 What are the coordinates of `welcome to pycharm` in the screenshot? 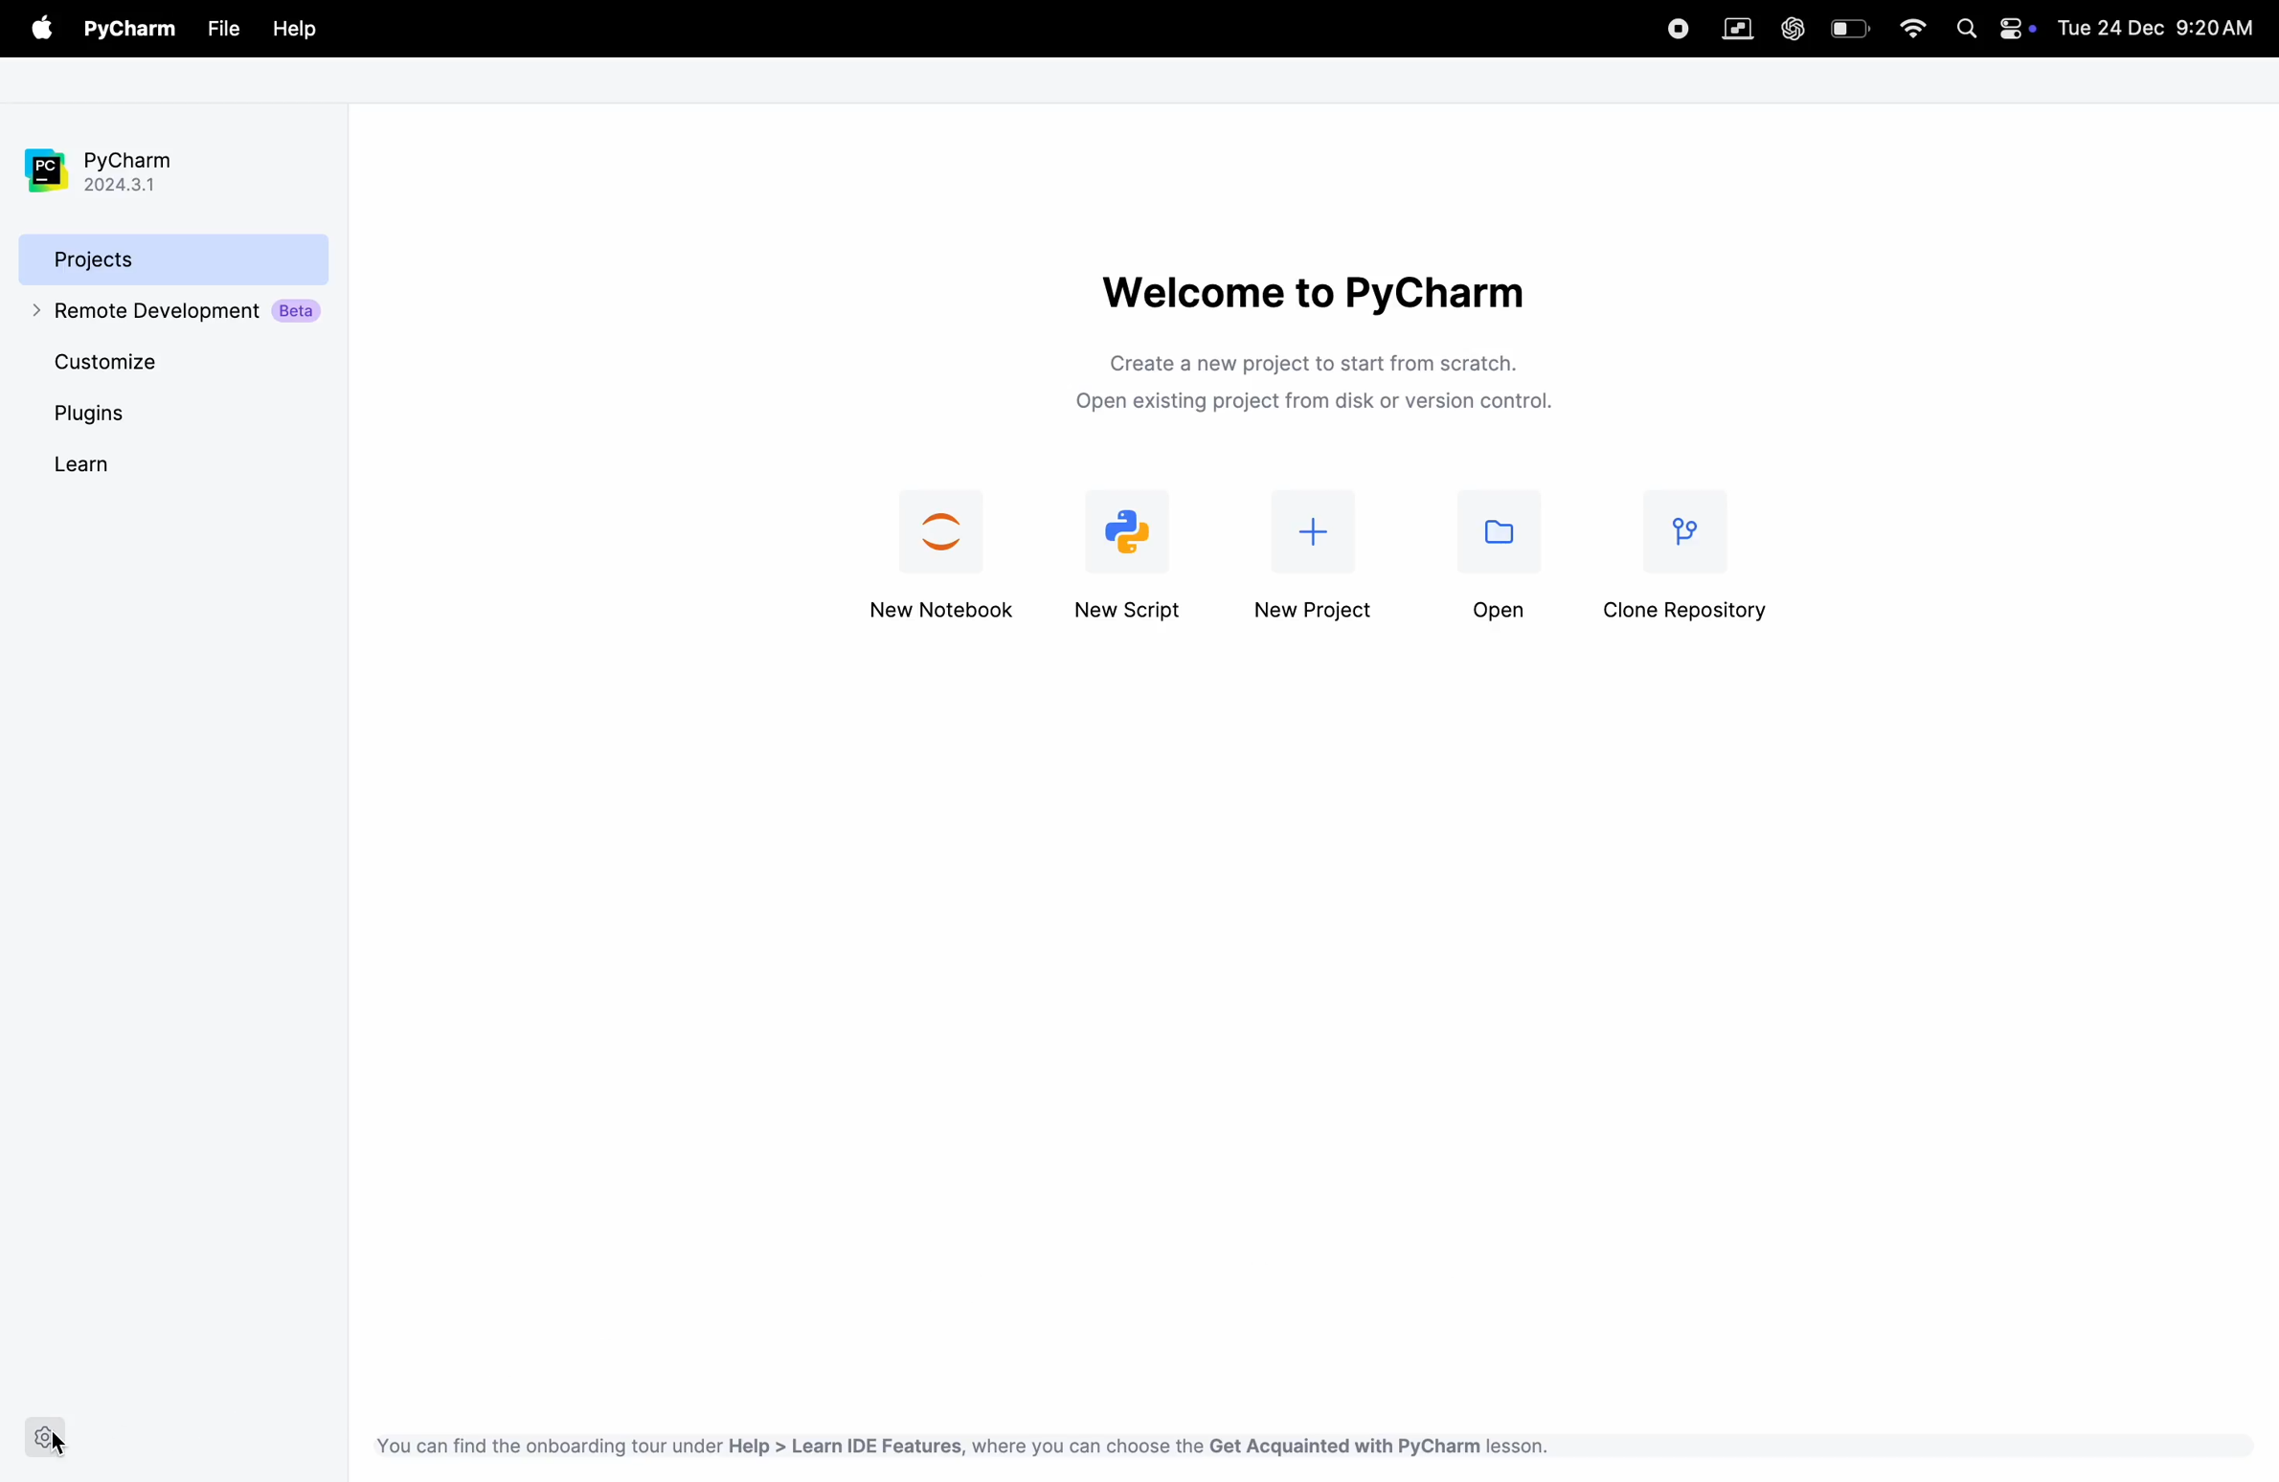 It's located at (1310, 291).